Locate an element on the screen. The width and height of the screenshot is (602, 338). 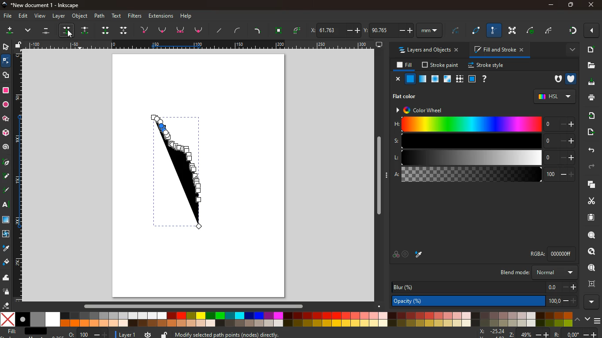
back is located at coordinates (589, 150).